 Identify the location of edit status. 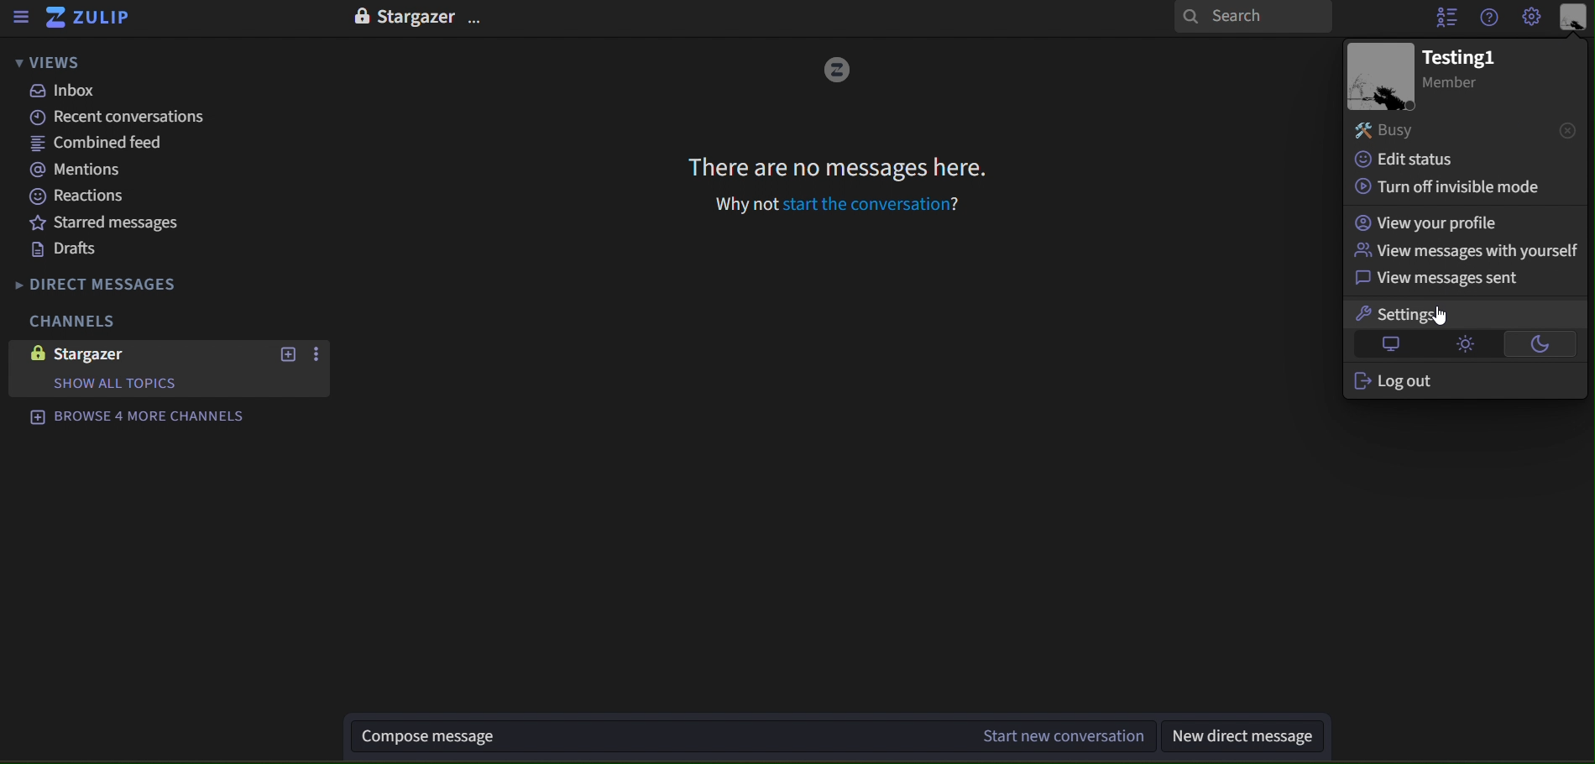
(1415, 160).